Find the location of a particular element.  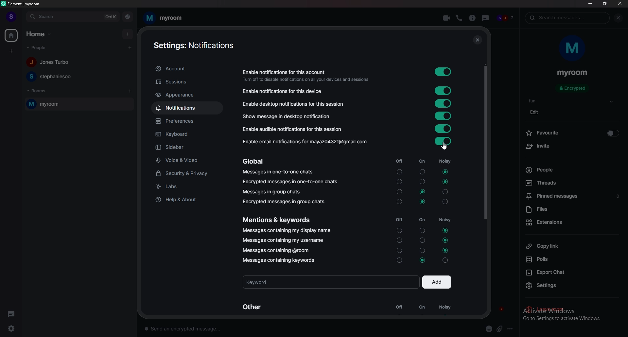

home is located at coordinates (39, 34).